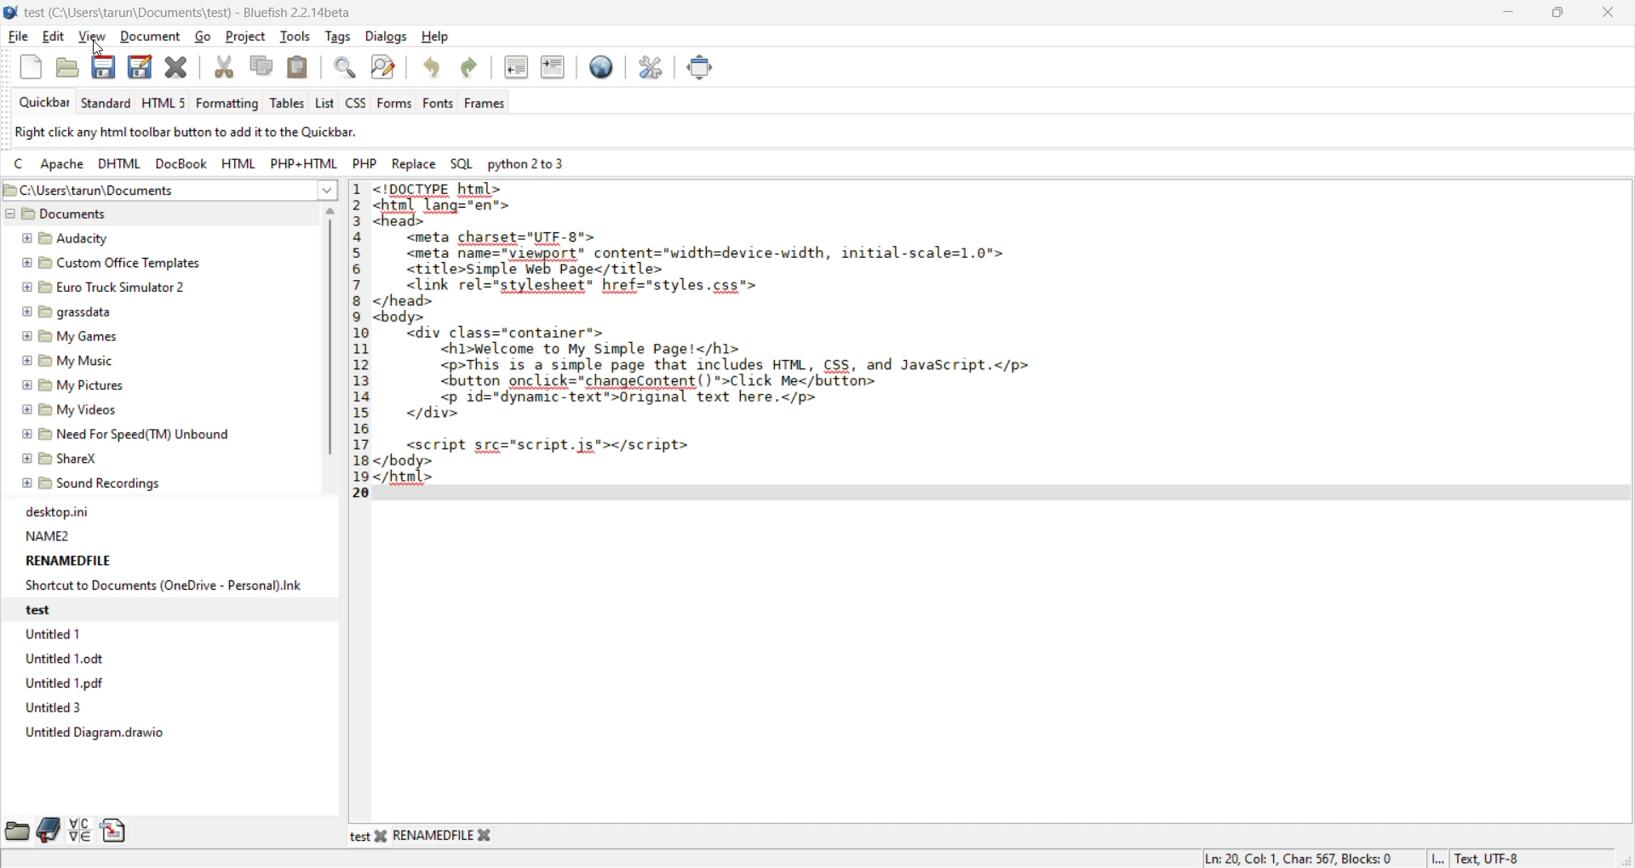 This screenshot has width=1635, height=868. Describe the element at coordinates (163, 104) in the screenshot. I see `html 5` at that location.